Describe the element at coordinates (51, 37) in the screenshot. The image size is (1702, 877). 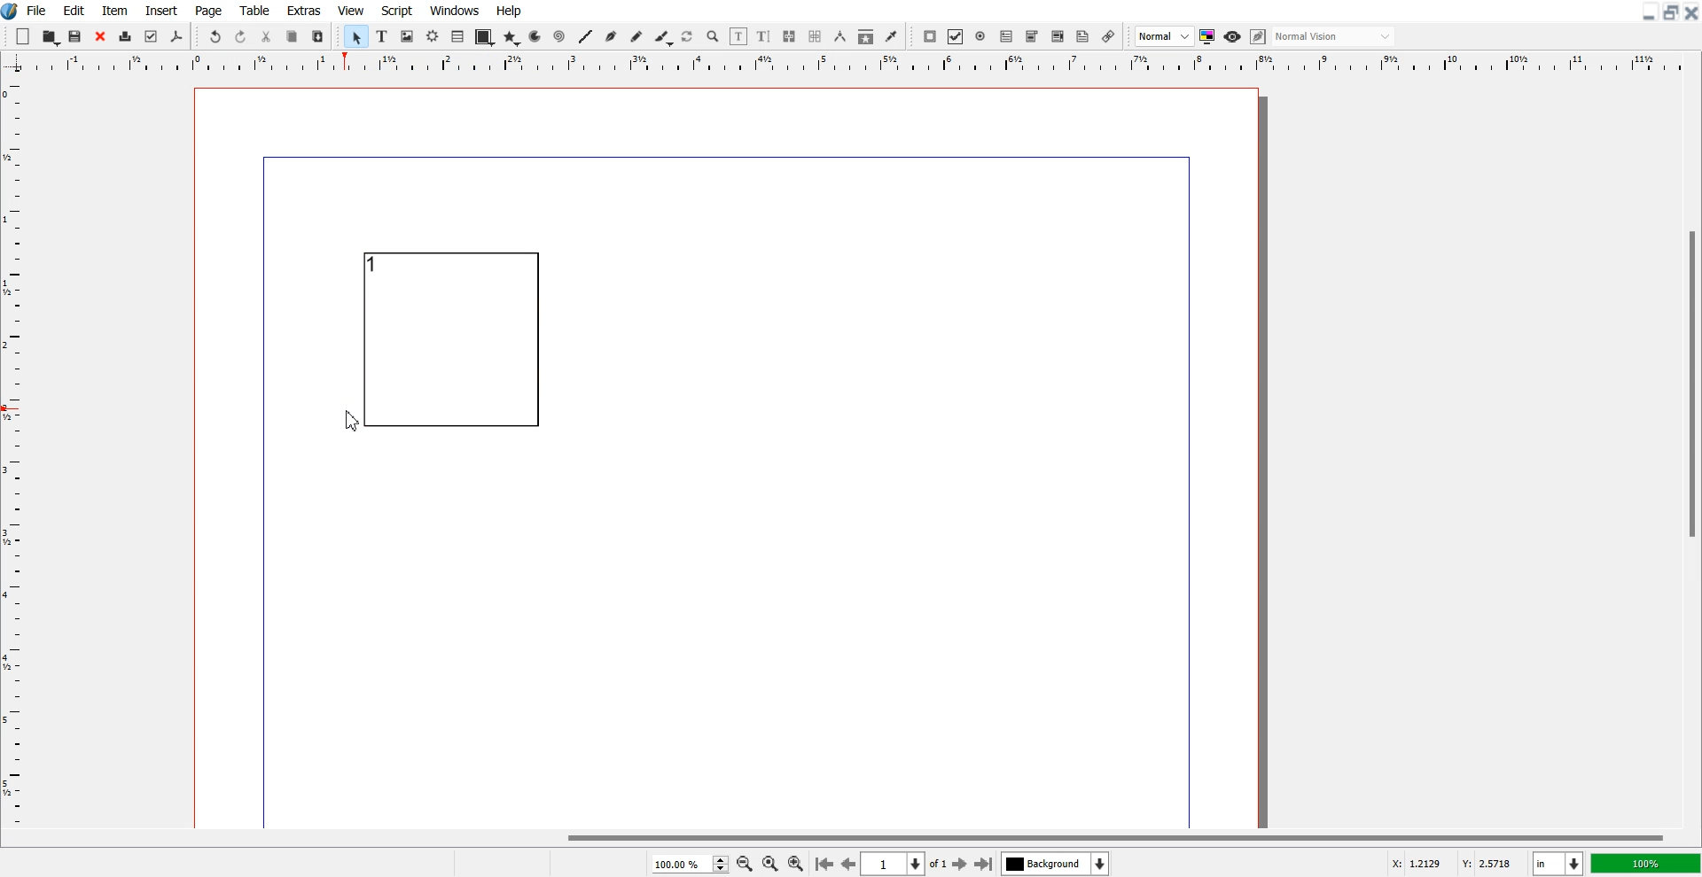
I see `Open` at that location.